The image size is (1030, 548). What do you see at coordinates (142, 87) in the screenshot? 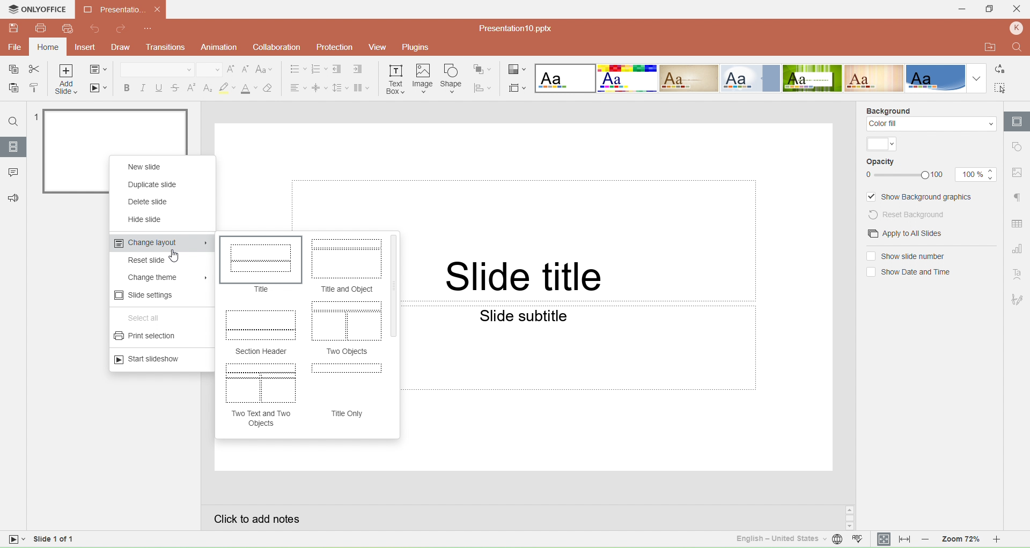
I see `Italic` at bounding box center [142, 87].